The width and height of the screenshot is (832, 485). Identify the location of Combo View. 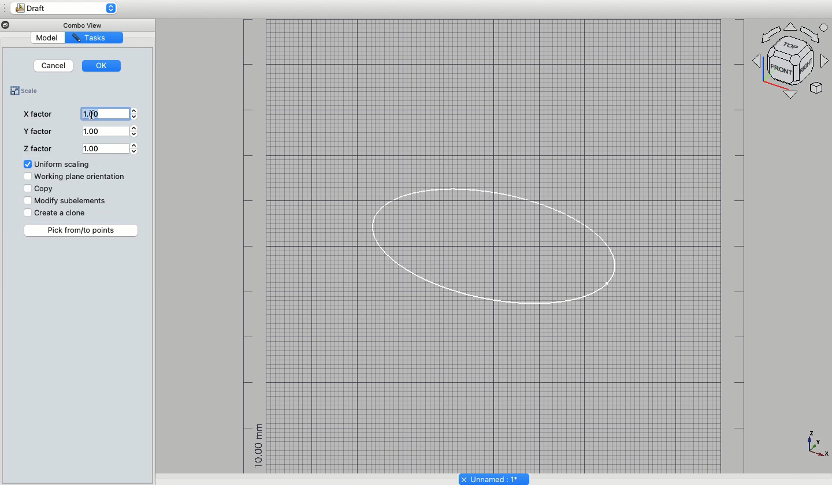
(86, 24).